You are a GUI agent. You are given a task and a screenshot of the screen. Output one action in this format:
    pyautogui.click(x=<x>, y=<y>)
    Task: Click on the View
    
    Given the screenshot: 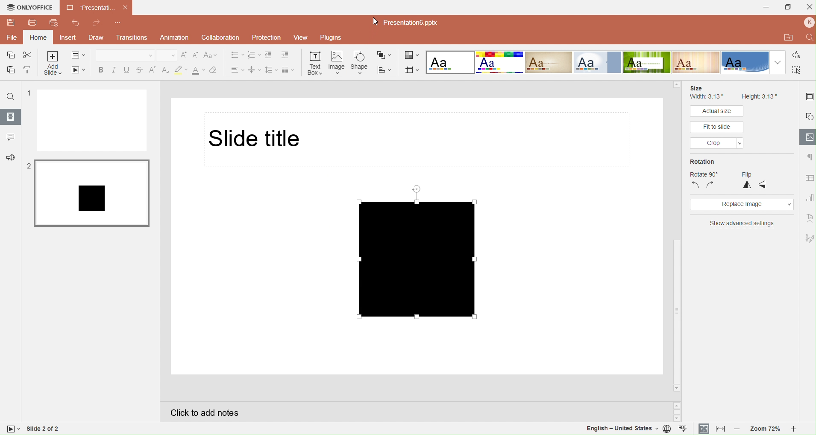 What is the action you would take?
    pyautogui.click(x=301, y=38)
    